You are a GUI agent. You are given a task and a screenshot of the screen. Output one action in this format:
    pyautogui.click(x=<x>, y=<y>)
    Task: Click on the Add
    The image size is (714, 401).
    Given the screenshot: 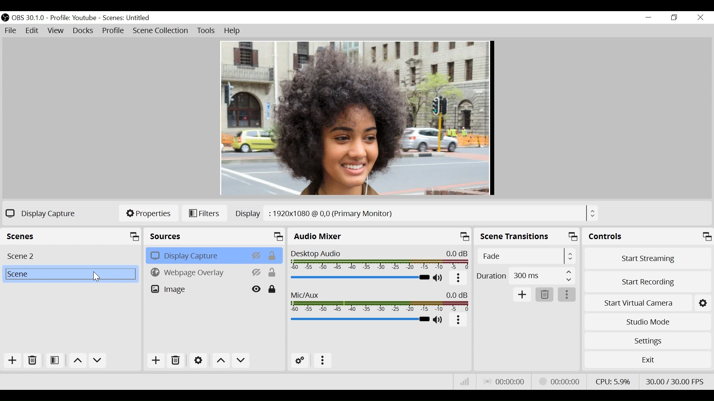 What is the action you would take?
    pyautogui.click(x=13, y=360)
    